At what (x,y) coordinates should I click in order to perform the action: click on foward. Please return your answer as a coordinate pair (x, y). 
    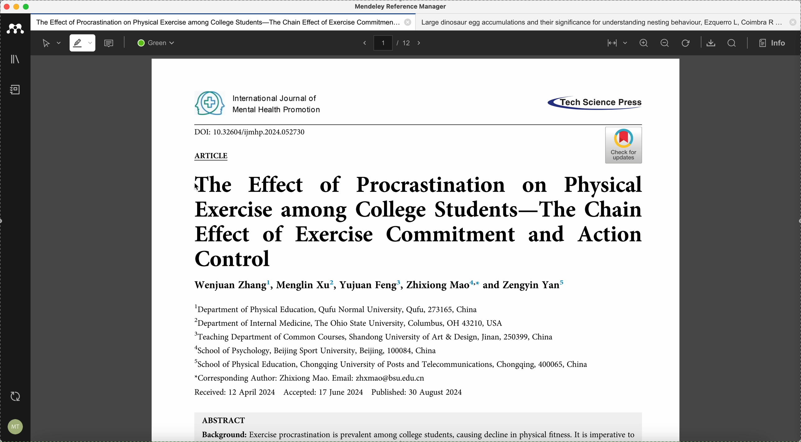
    Looking at the image, I should click on (421, 42).